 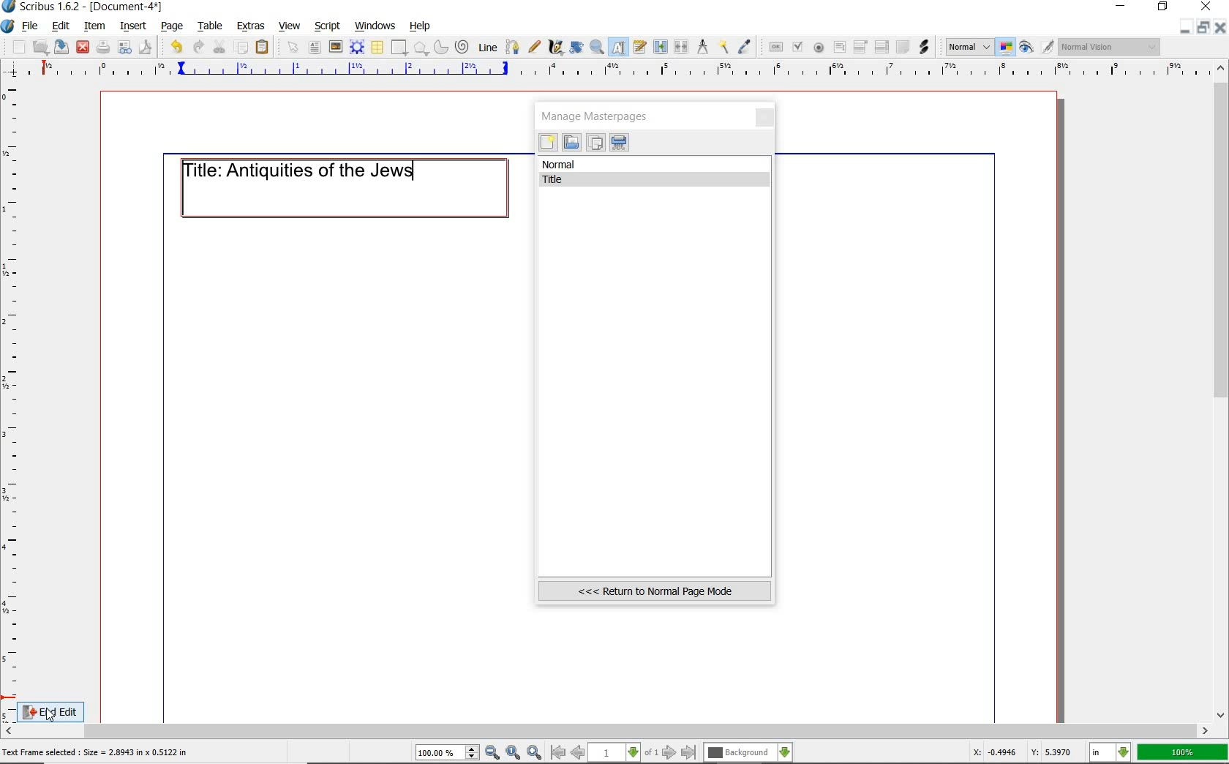 I want to click on Background, so click(x=748, y=753).